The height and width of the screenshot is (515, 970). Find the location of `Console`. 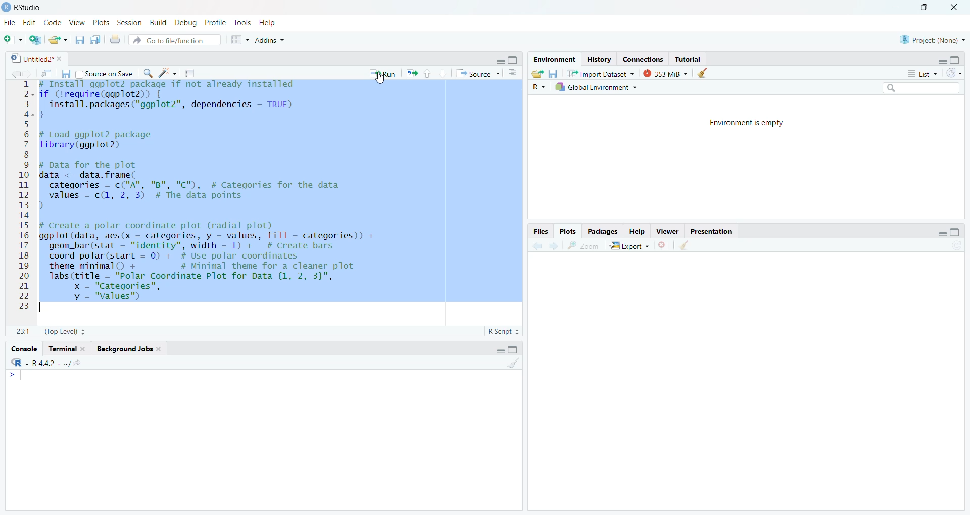

Console is located at coordinates (22, 350).